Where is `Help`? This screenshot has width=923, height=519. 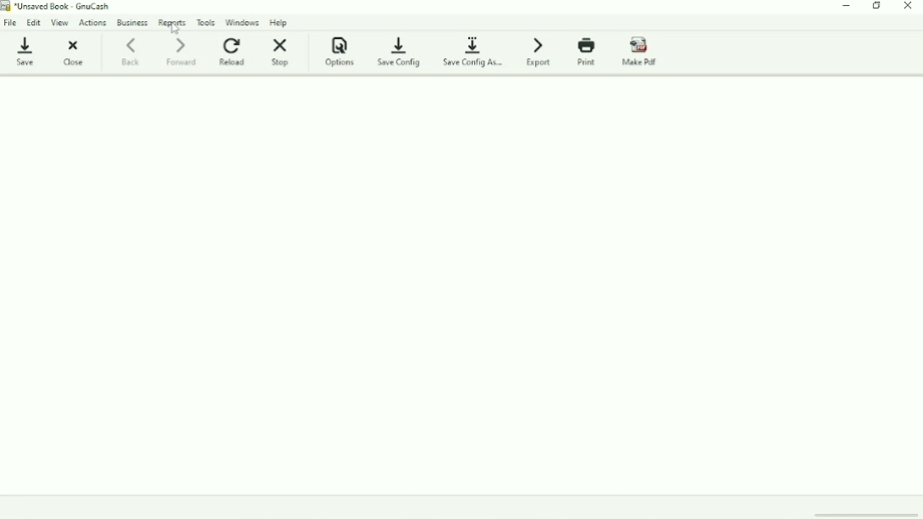 Help is located at coordinates (280, 22).